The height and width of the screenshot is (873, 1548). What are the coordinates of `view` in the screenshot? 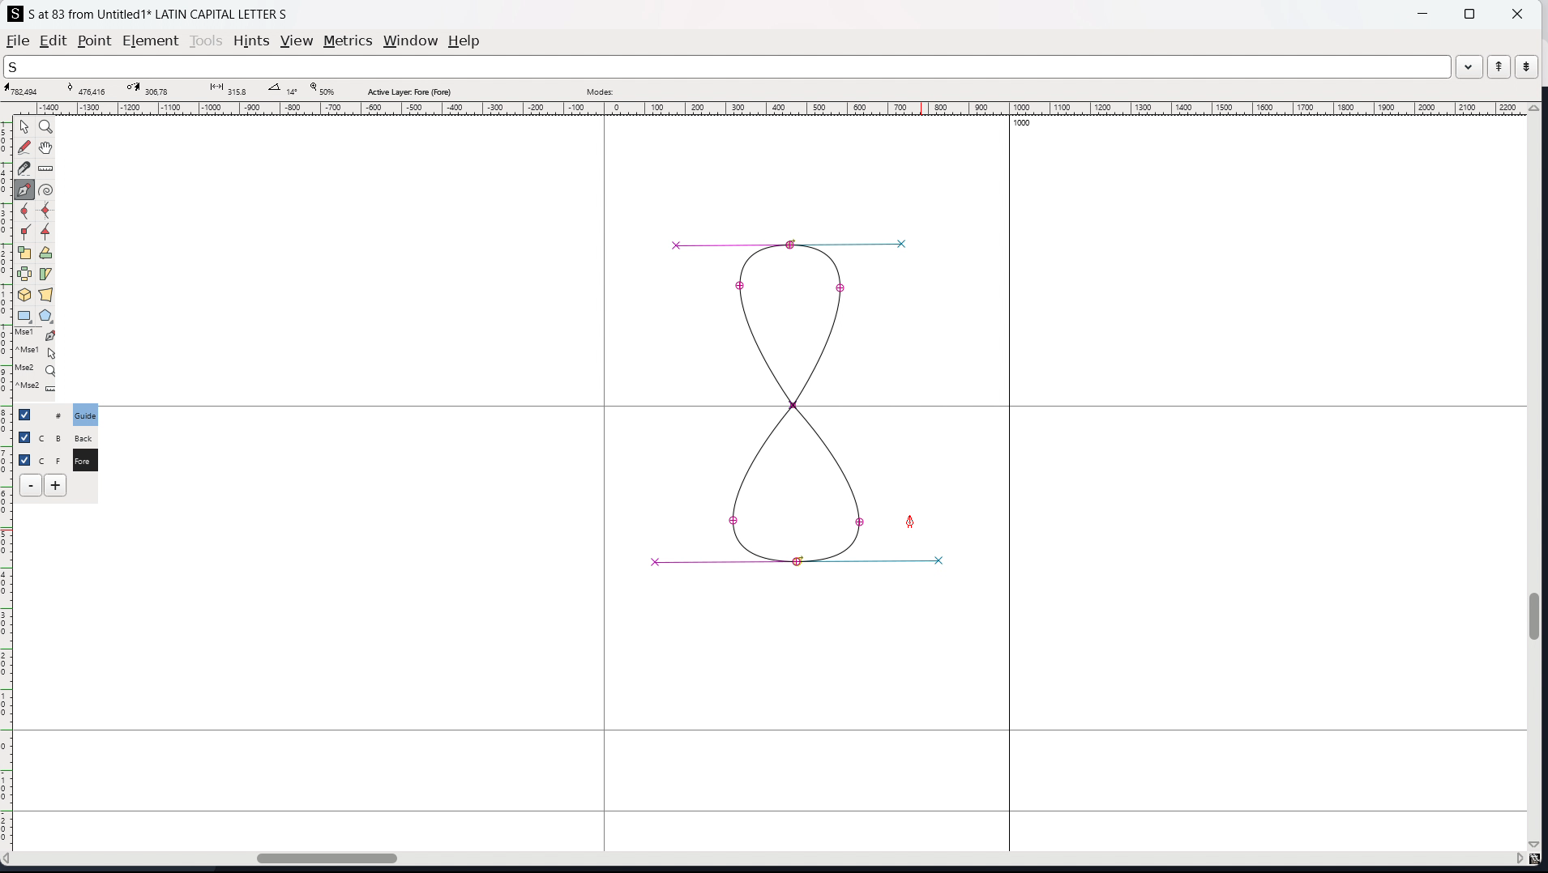 It's located at (297, 41).